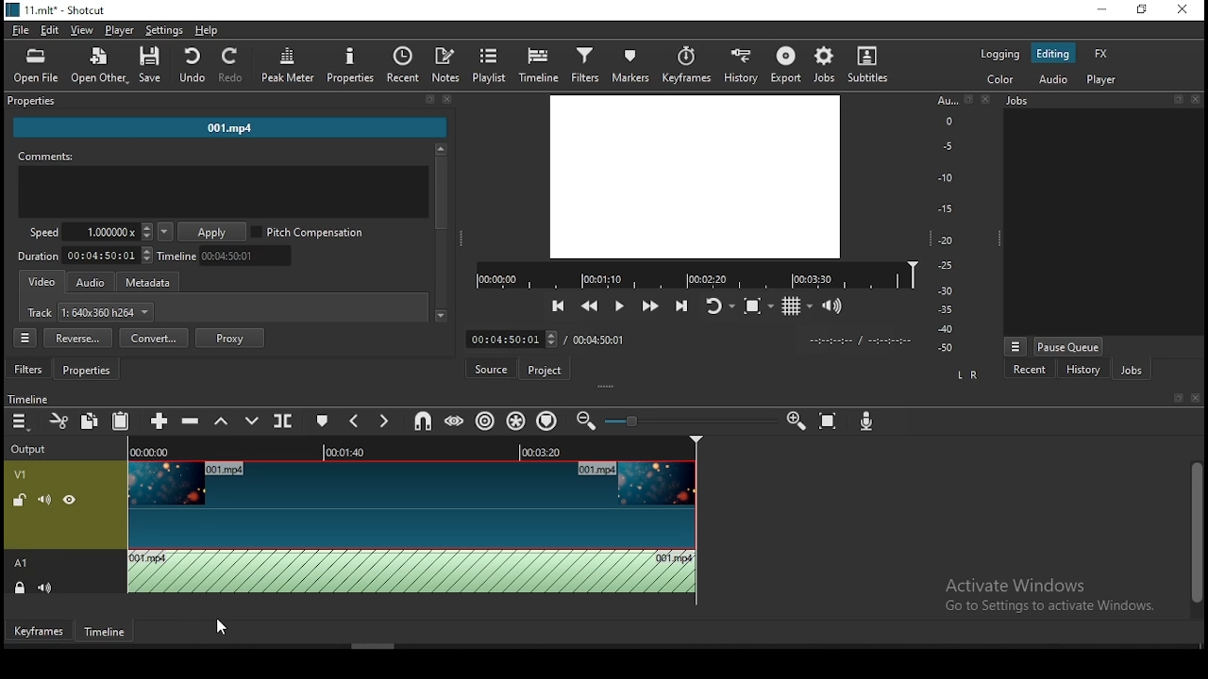 The image size is (1208, 679). Describe the element at coordinates (649, 306) in the screenshot. I see `play quickly forwards` at that location.